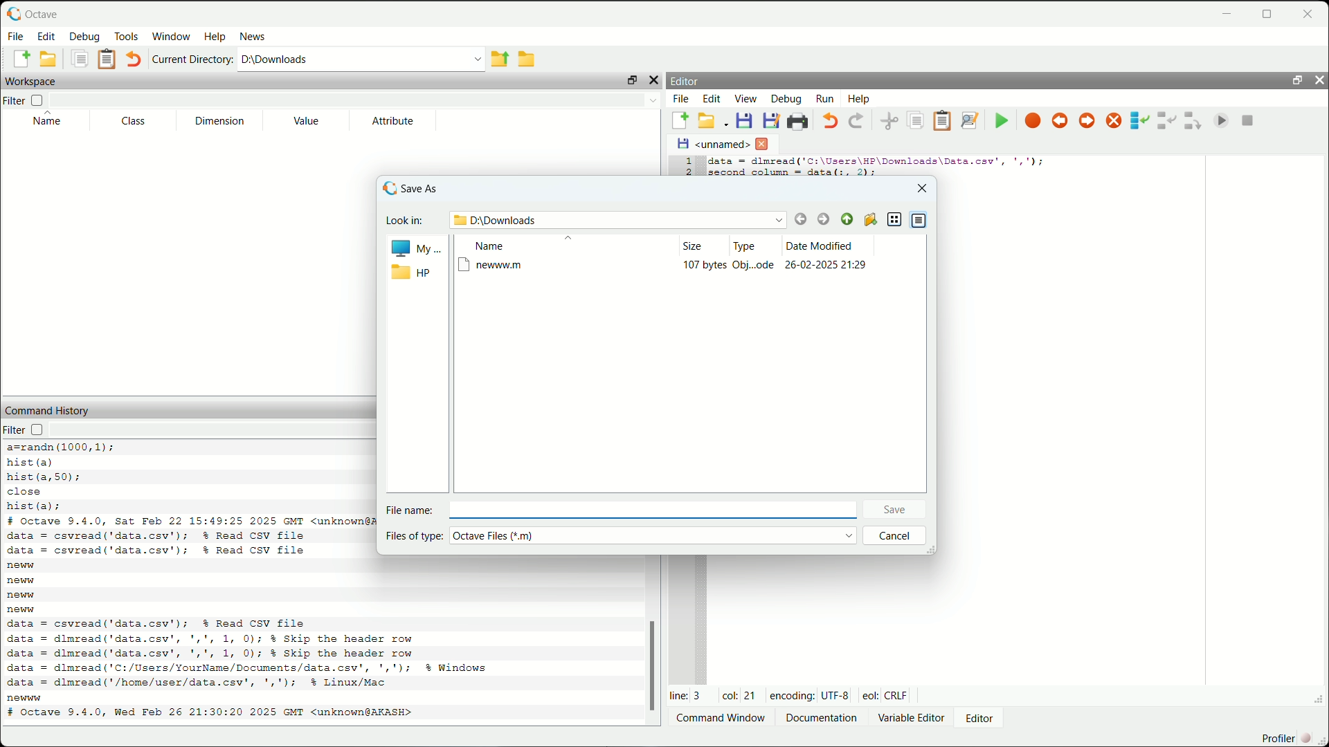 This screenshot has height=747, width=1329. Describe the element at coordinates (913, 717) in the screenshot. I see `variable editor` at that location.